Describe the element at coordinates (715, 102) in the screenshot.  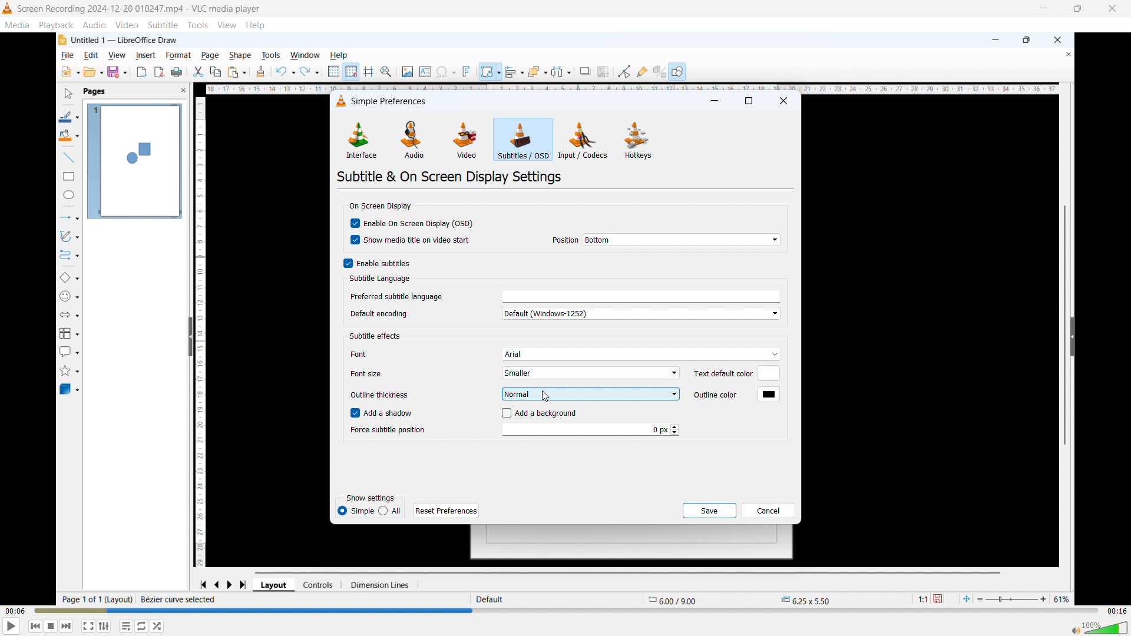
I see `minimise ` at that location.